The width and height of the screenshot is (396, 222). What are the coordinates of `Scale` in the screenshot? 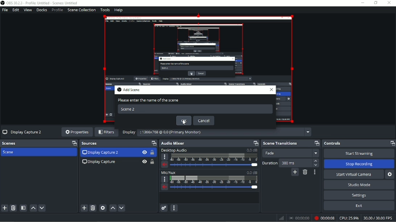 It's located at (214, 180).